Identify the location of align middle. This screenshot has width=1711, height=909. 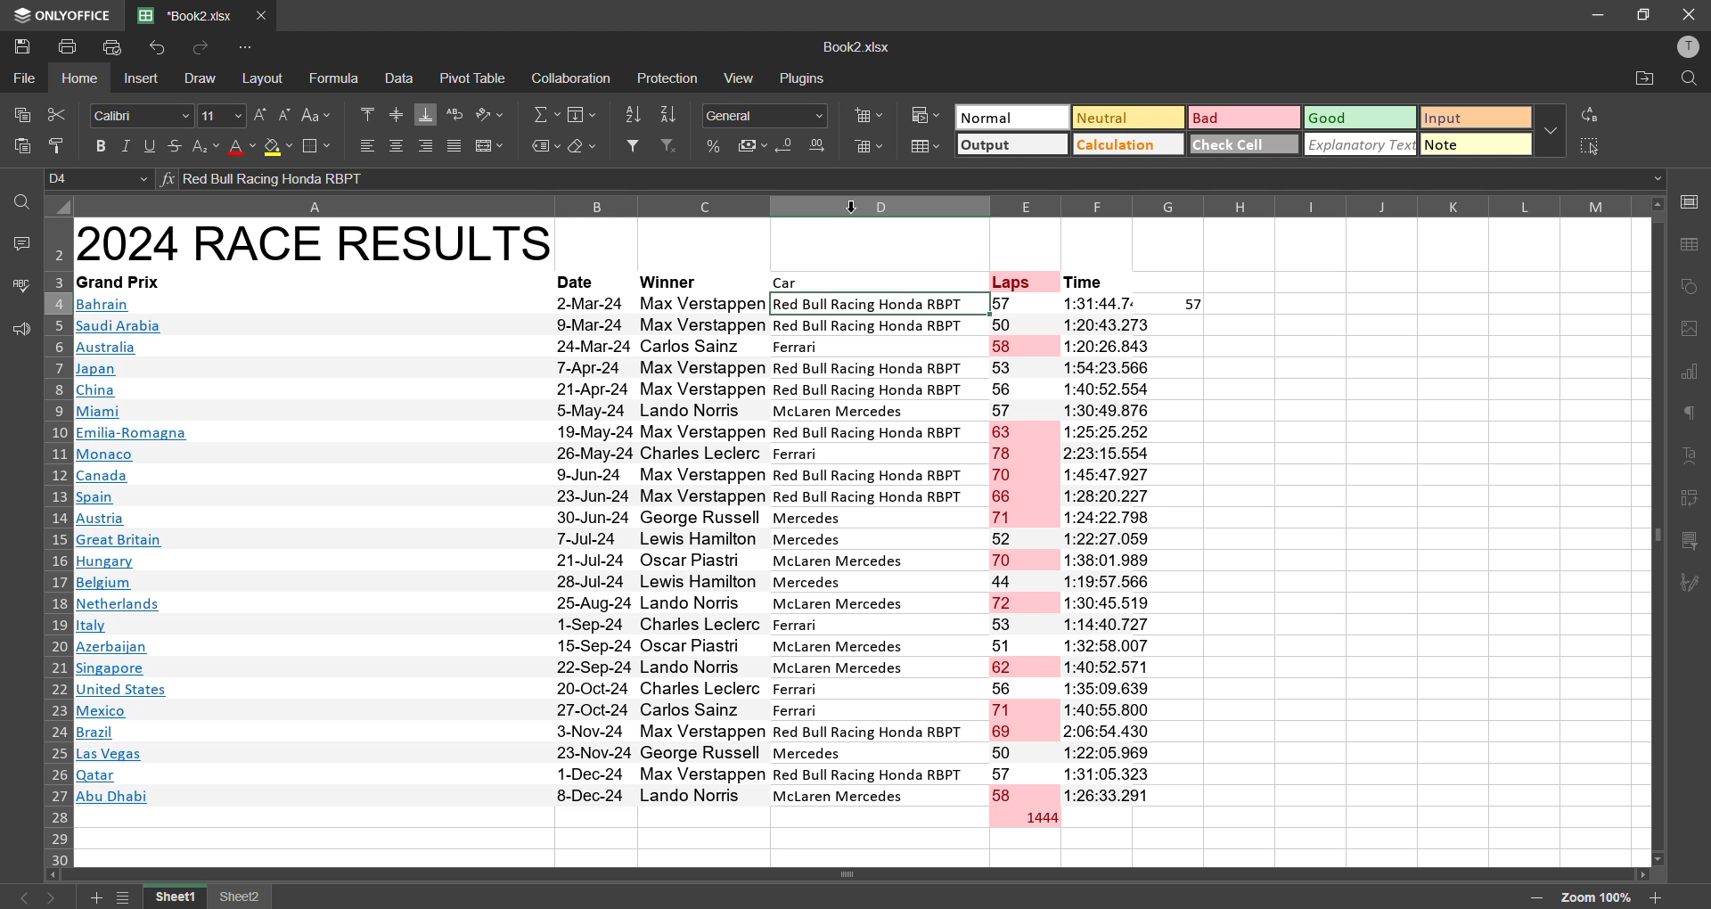
(397, 112).